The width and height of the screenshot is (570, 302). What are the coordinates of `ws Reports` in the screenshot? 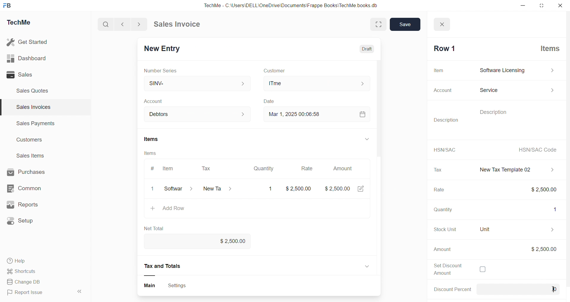 It's located at (28, 205).